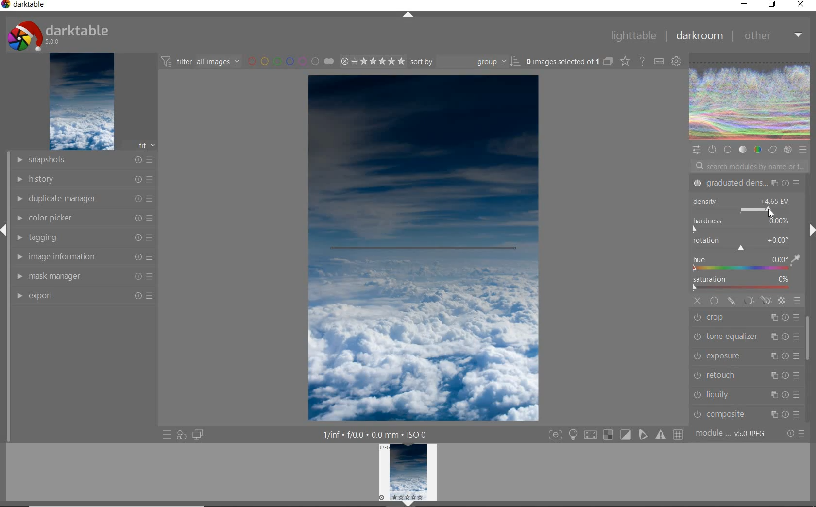 This screenshot has width=816, height=507. What do you see at coordinates (714, 301) in the screenshot?
I see `UNIFORMLY` at bounding box center [714, 301].